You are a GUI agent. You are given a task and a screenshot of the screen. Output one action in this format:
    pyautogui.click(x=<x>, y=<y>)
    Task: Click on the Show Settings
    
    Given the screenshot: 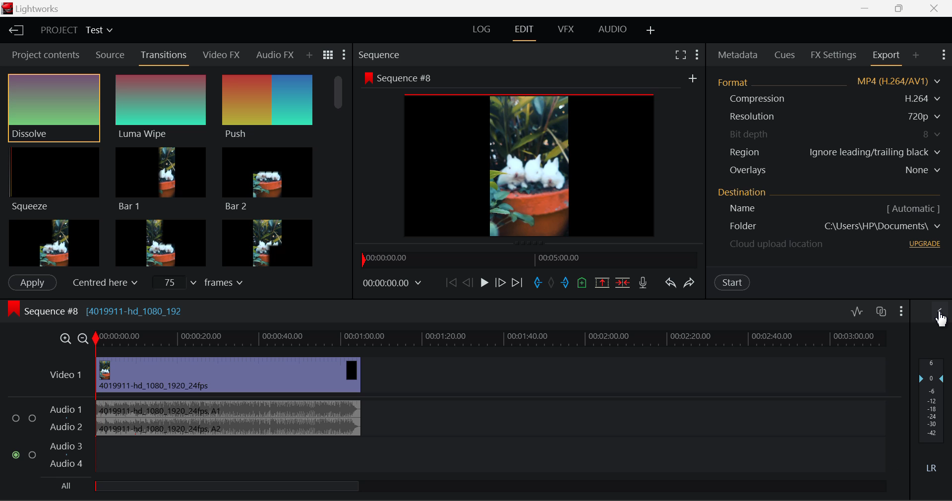 What is the action you would take?
    pyautogui.click(x=344, y=56)
    